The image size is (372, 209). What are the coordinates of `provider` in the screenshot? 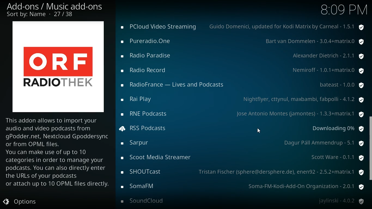 It's located at (298, 114).